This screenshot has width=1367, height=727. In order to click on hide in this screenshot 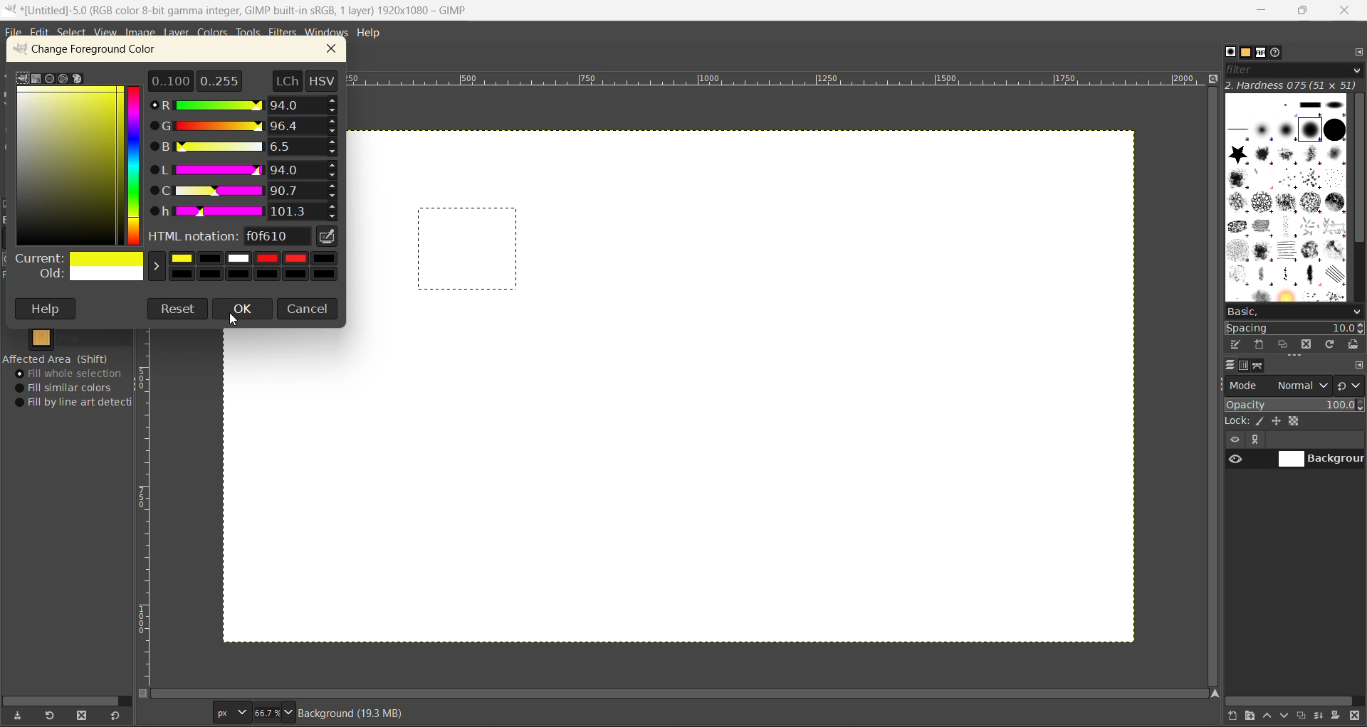, I will do `click(1234, 440)`.